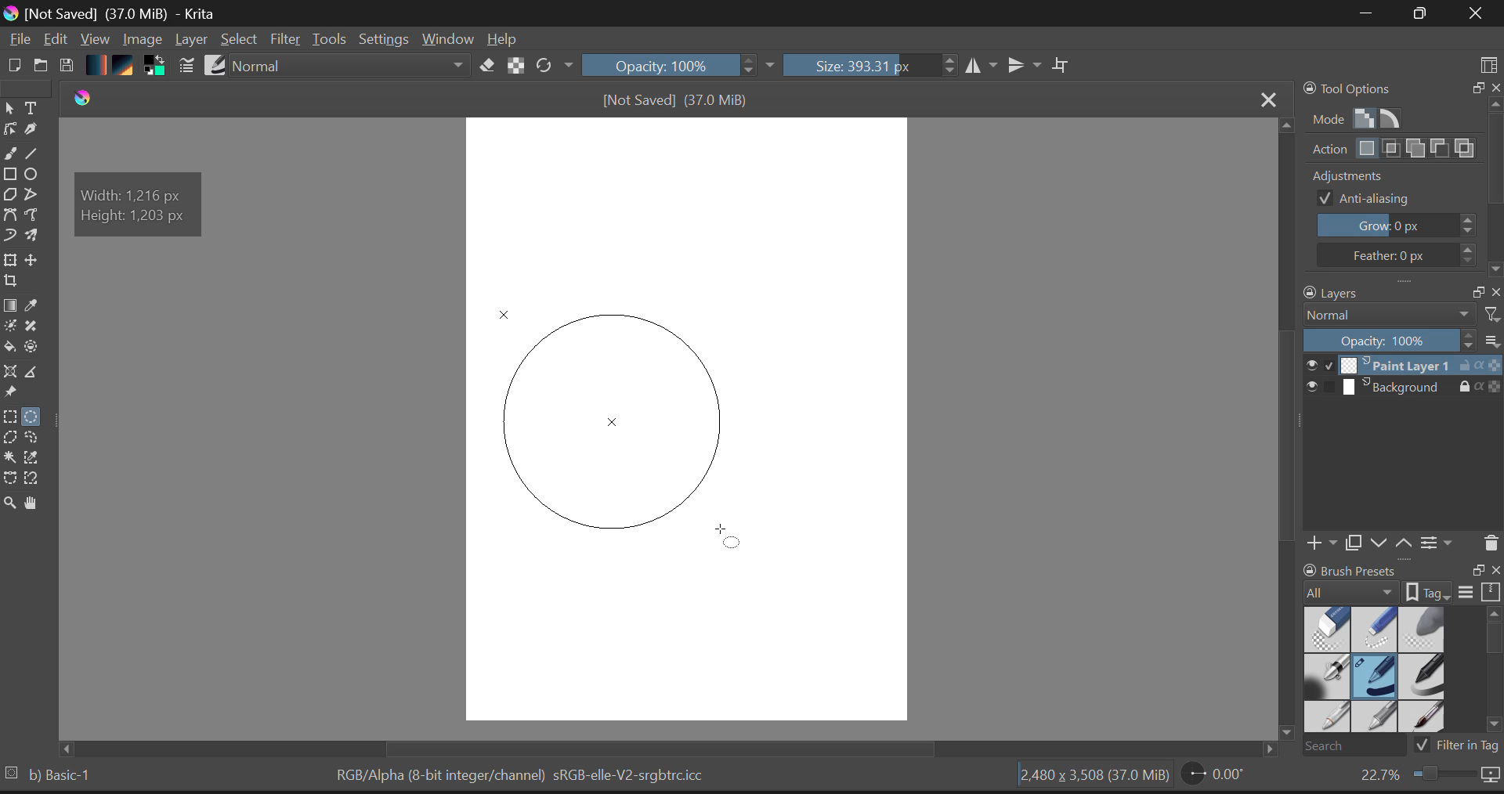  What do you see at coordinates (503, 38) in the screenshot?
I see `Help` at bounding box center [503, 38].